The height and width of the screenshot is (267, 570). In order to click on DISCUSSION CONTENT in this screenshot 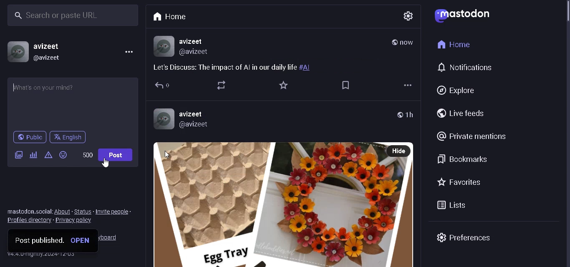, I will do `click(72, 91)`.